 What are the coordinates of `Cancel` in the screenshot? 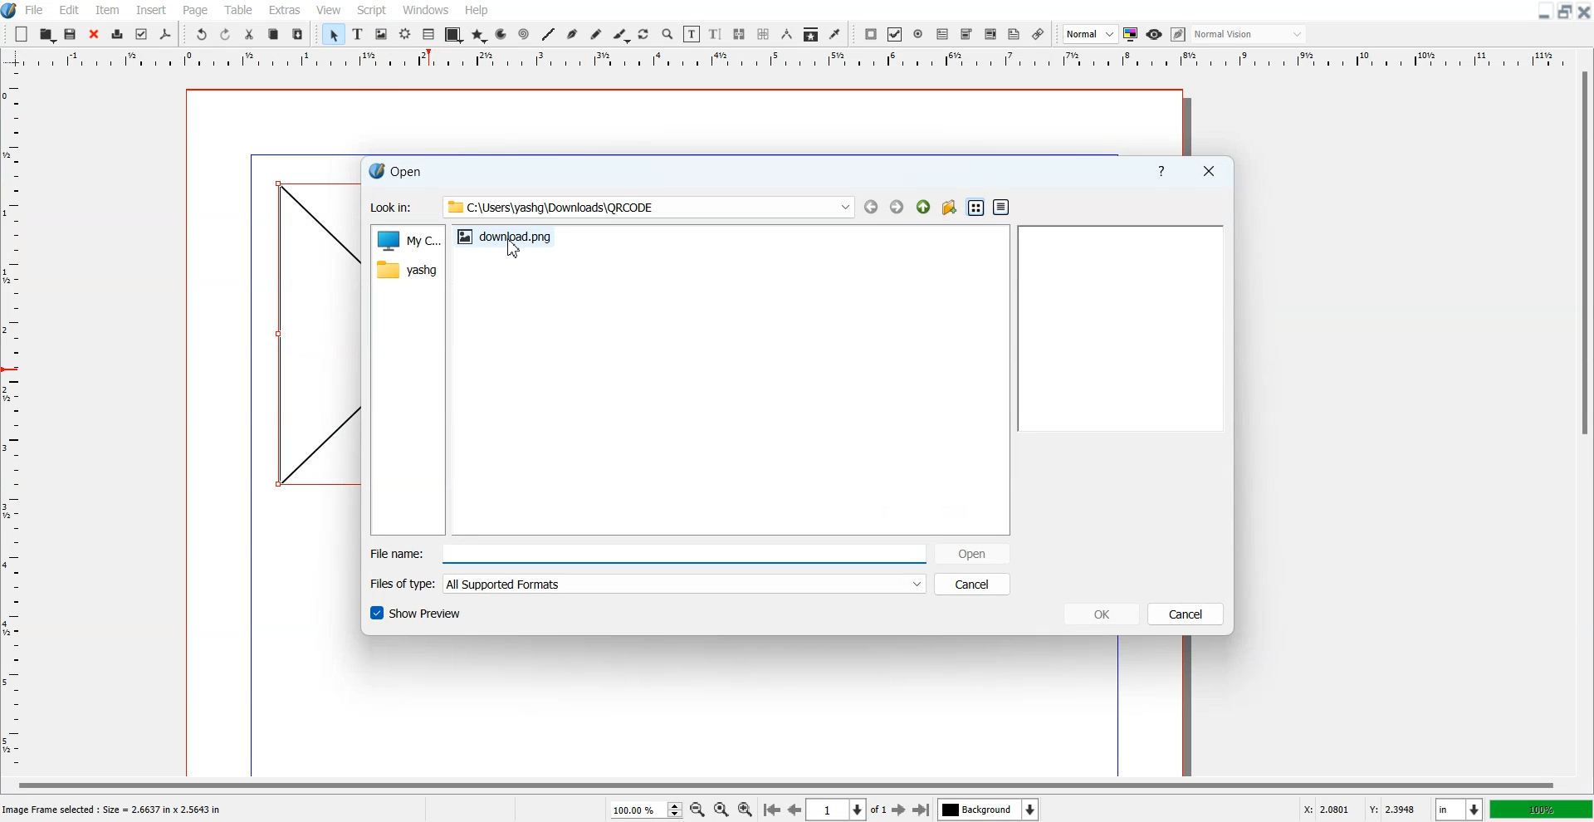 It's located at (1186, 614).